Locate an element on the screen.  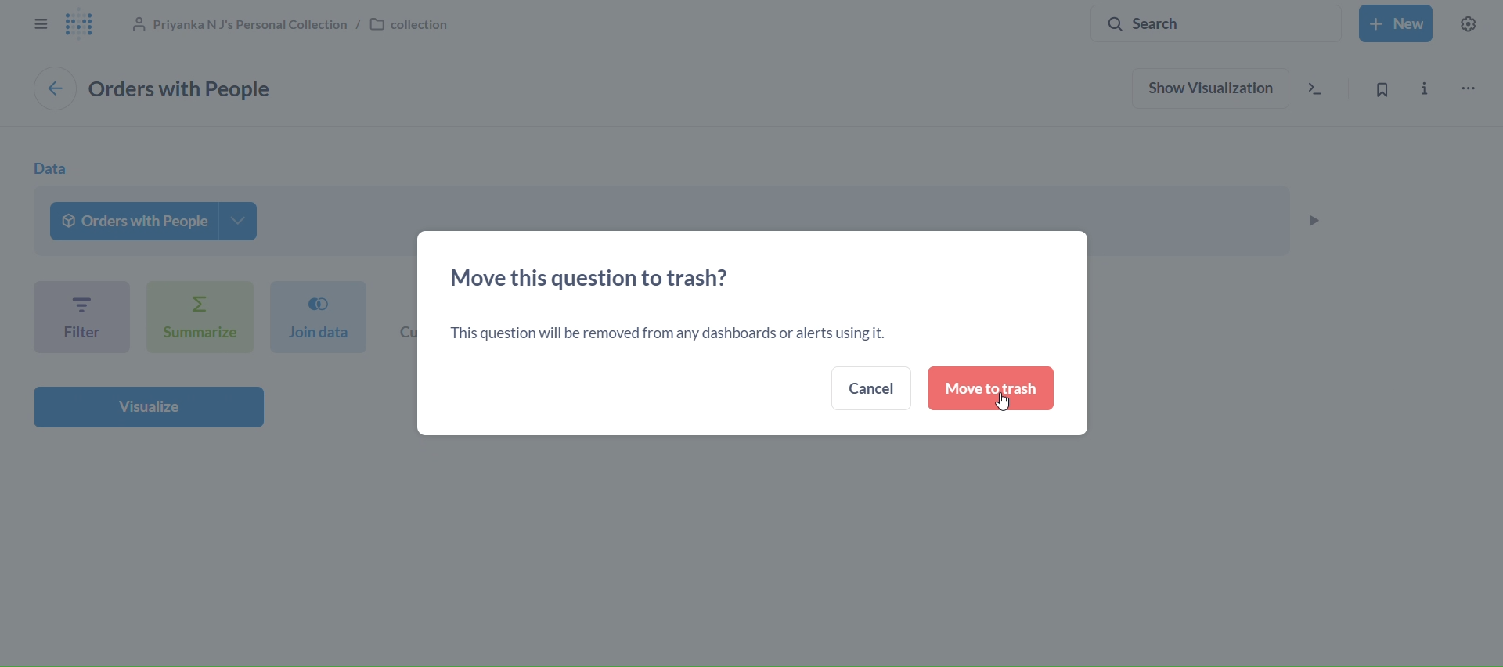
info is located at coordinates (1429, 86).